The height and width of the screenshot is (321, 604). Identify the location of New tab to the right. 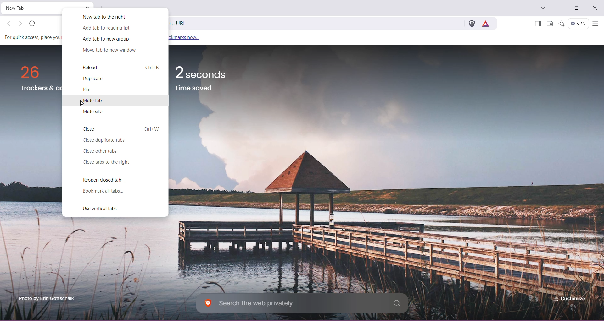
(105, 17).